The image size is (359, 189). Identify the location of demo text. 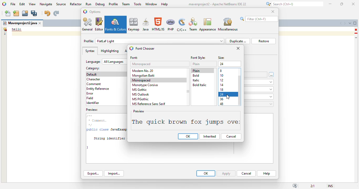
(17, 29).